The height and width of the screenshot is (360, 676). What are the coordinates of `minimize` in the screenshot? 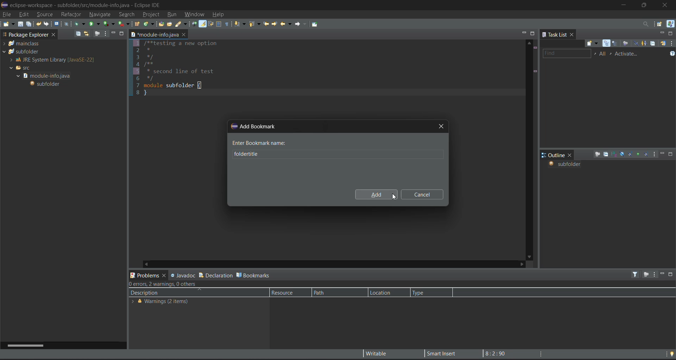 It's located at (662, 33).